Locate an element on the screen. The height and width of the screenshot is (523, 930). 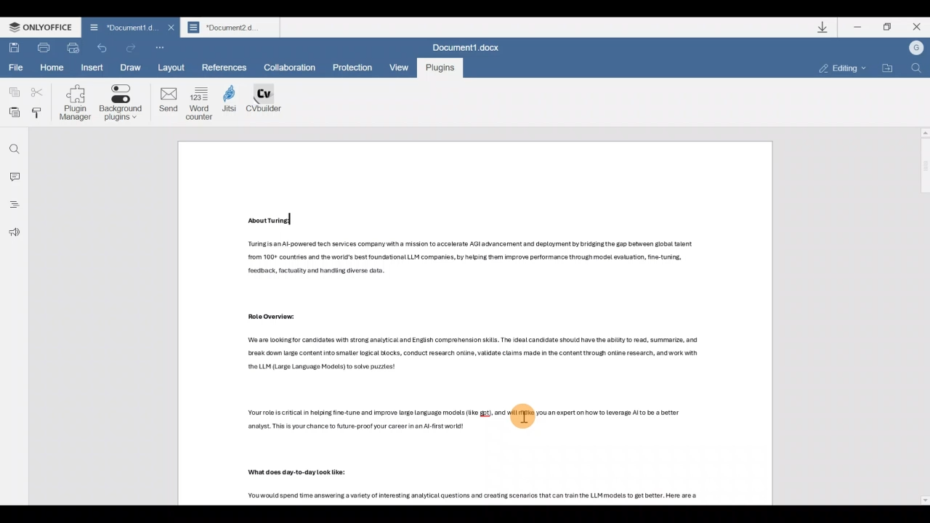
Maximize is located at coordinates (889, 29).